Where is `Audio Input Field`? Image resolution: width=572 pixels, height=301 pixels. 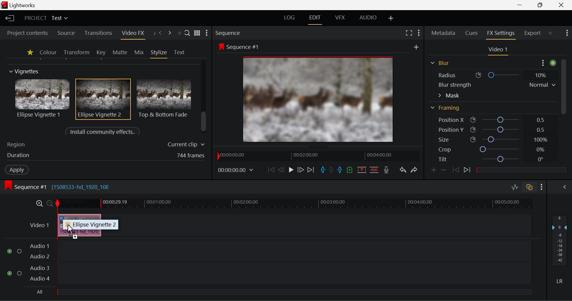
Audio Input Field is located at coordinates (263, 268).